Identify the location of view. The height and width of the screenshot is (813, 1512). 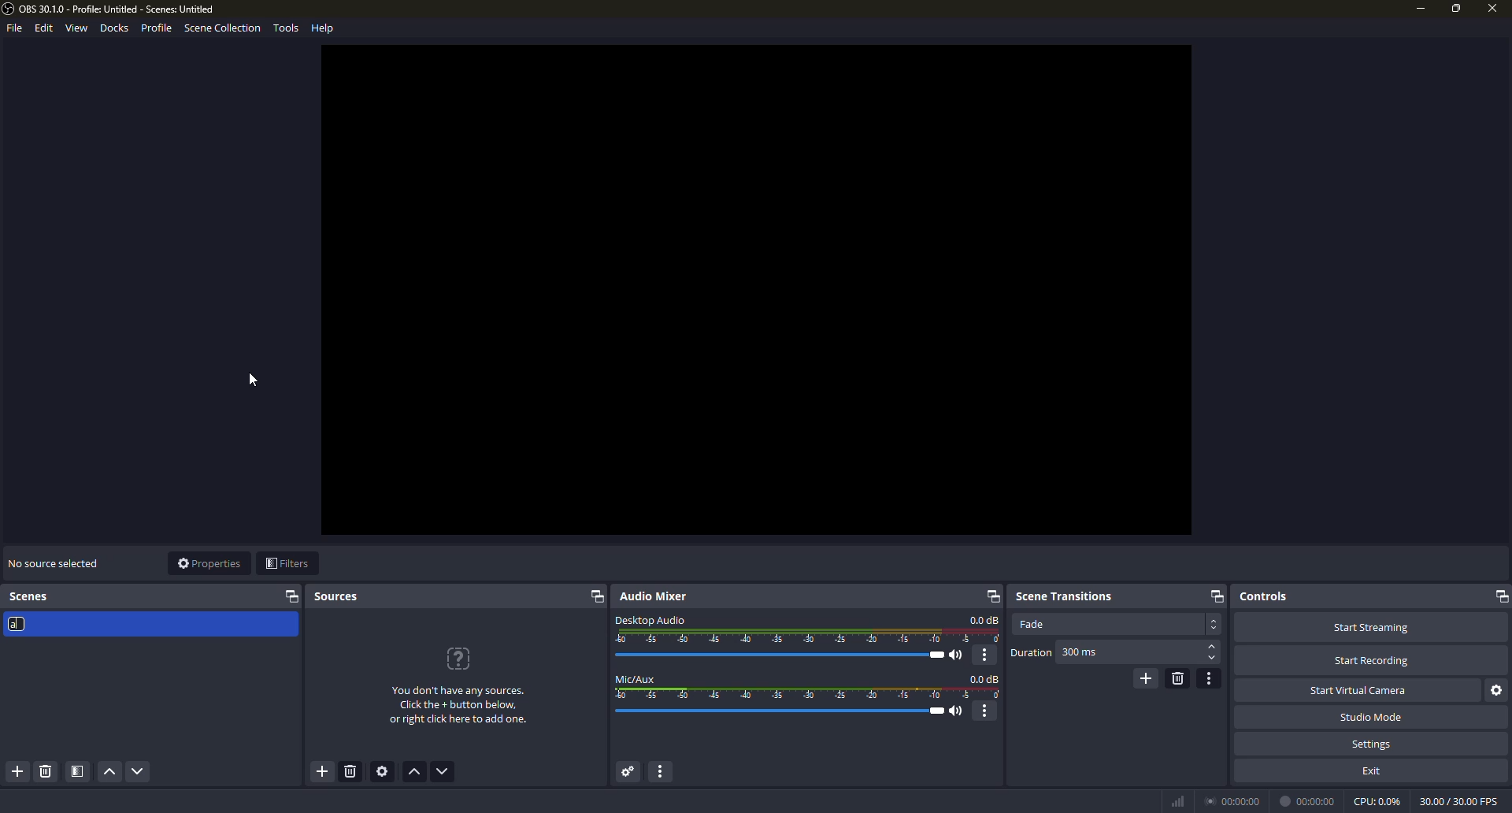
(76, 28).